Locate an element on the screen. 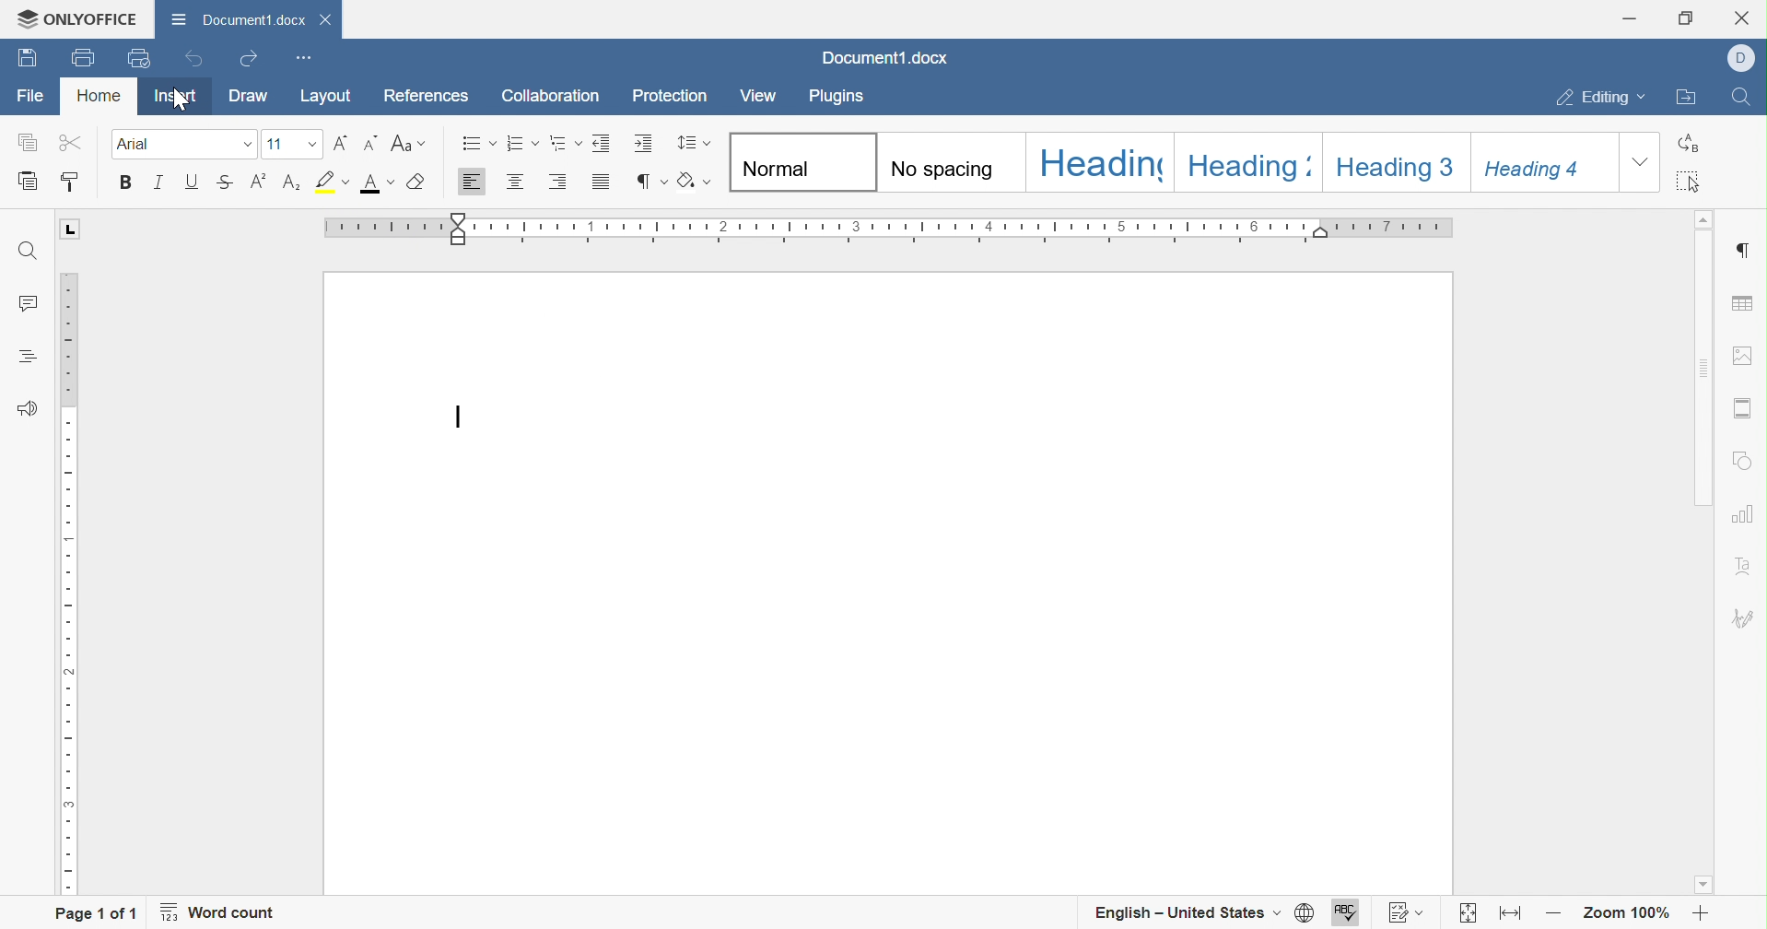  Minimize is located at coordinates (1636, 18).